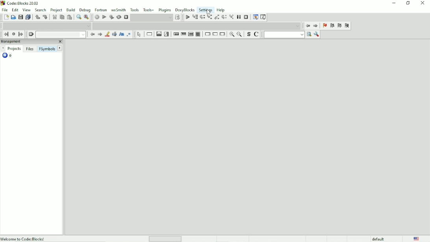  I want to click on Break debugger, so click(239, 17).